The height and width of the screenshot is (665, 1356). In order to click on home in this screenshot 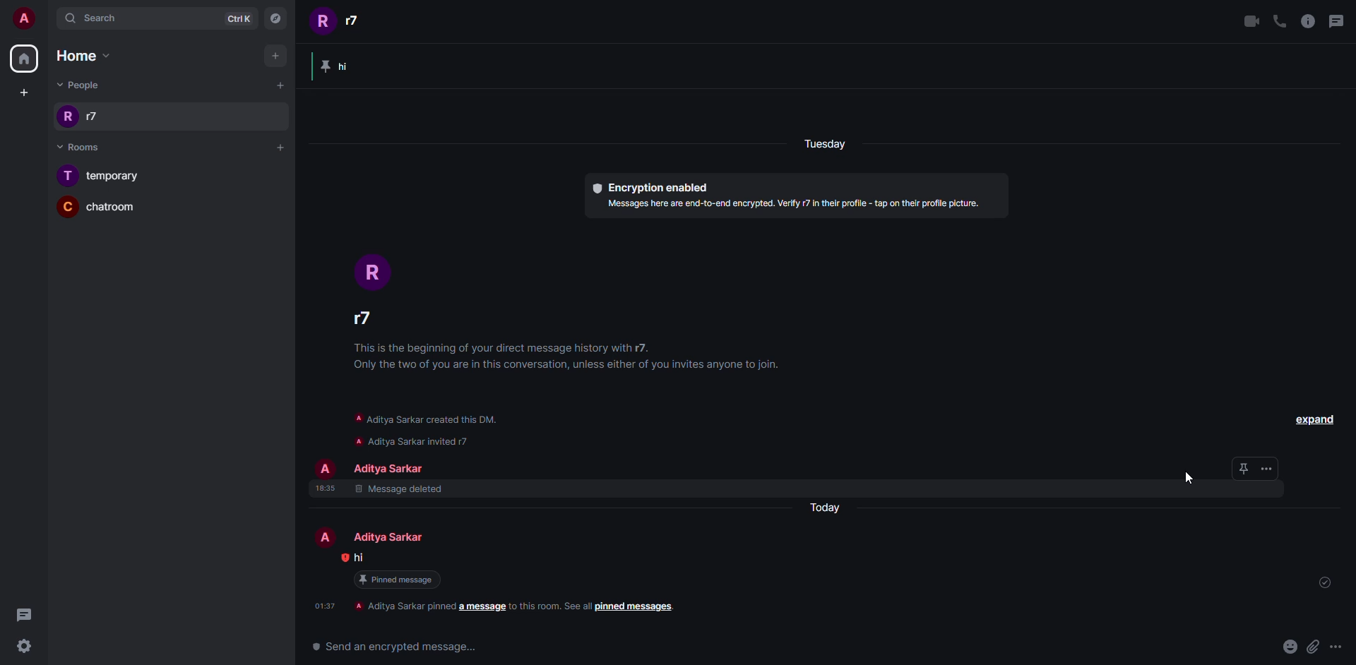, I will do `click(26, 59)`.